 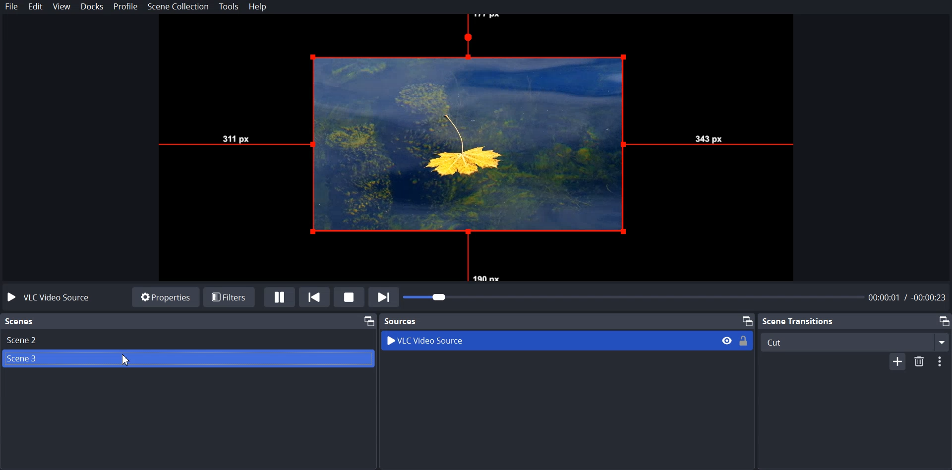 I want to click on VLC Video Source, so click(x=530, y=341).